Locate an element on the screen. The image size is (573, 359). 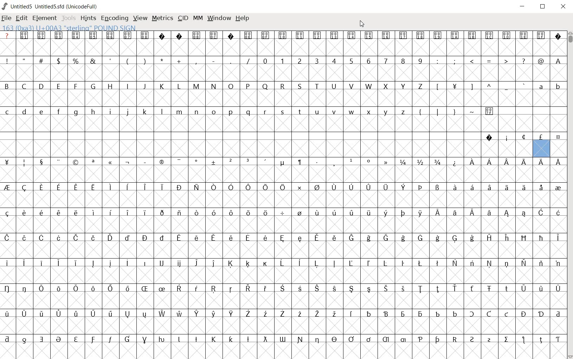
Symbol is located at coordinates (489, 36).